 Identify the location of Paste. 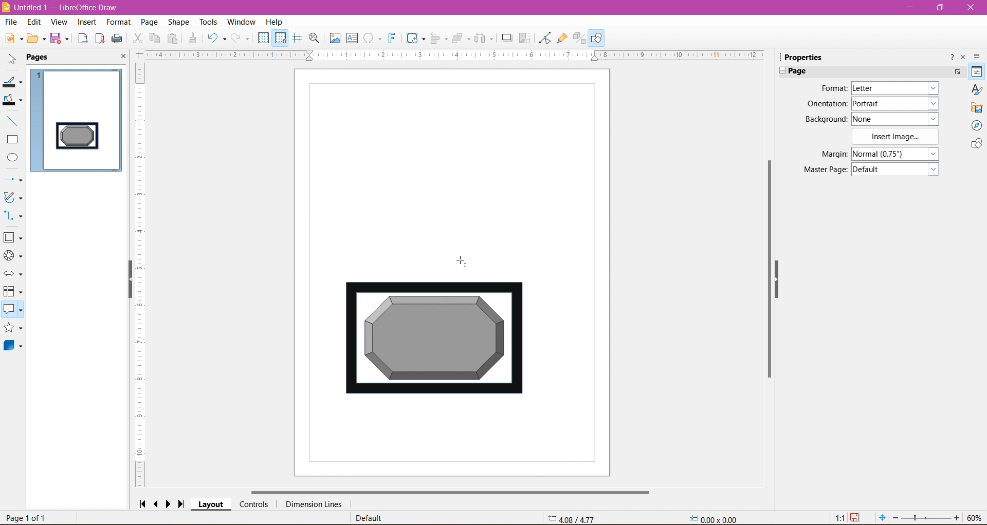
(174, 38).